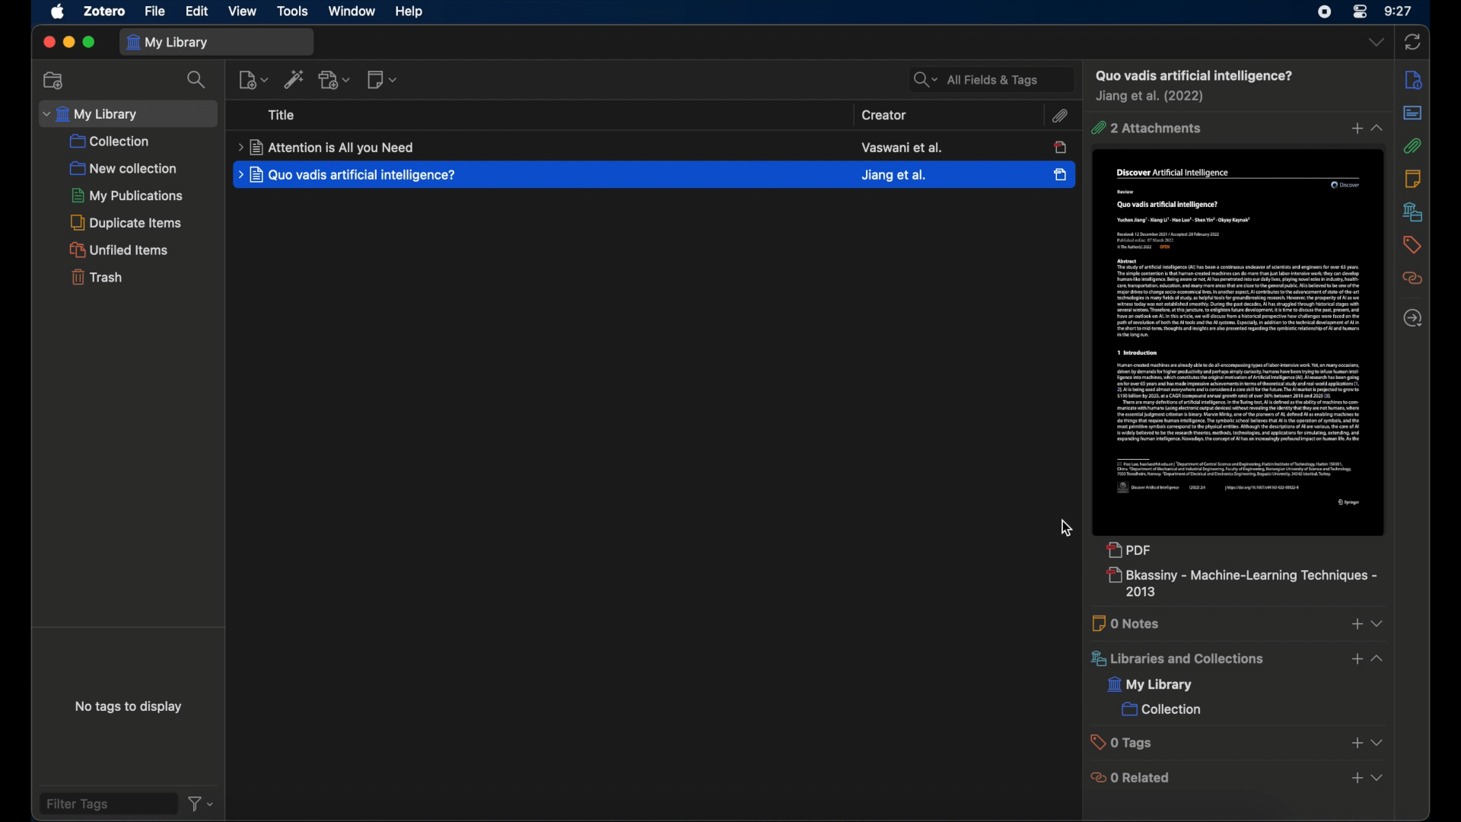  Describe the element at coordinates (1321, 12) in the screenshot. I see `screen recorder icon` at that location.